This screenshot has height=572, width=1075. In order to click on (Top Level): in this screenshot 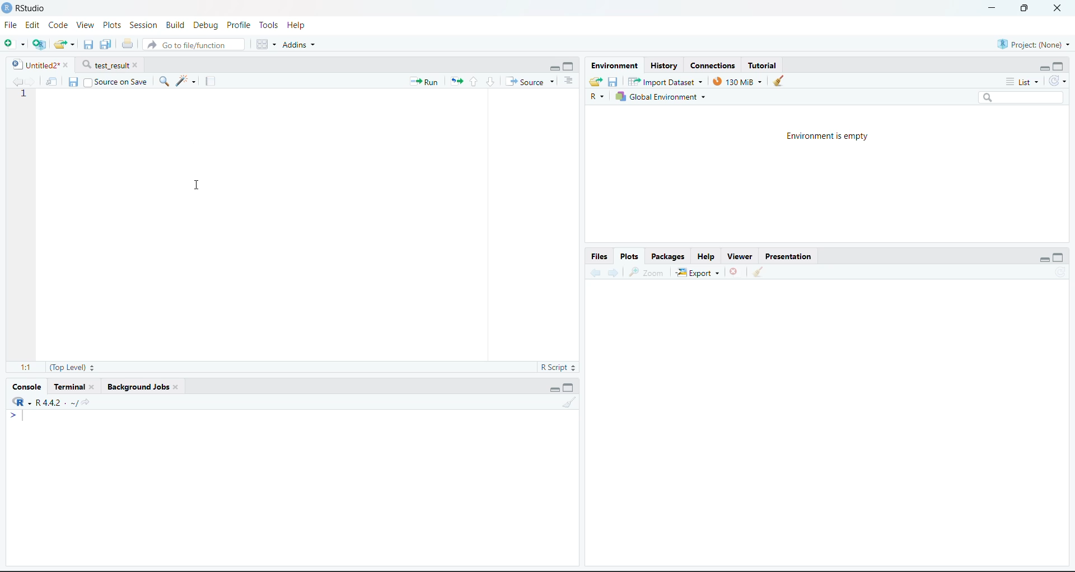, I will do `click(73, 367)`.